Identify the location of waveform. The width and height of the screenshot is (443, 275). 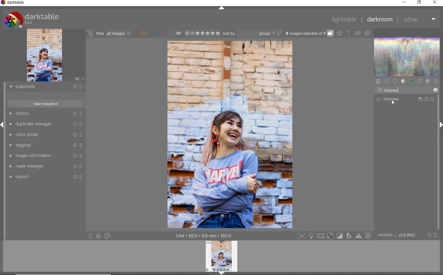
(407, 52).